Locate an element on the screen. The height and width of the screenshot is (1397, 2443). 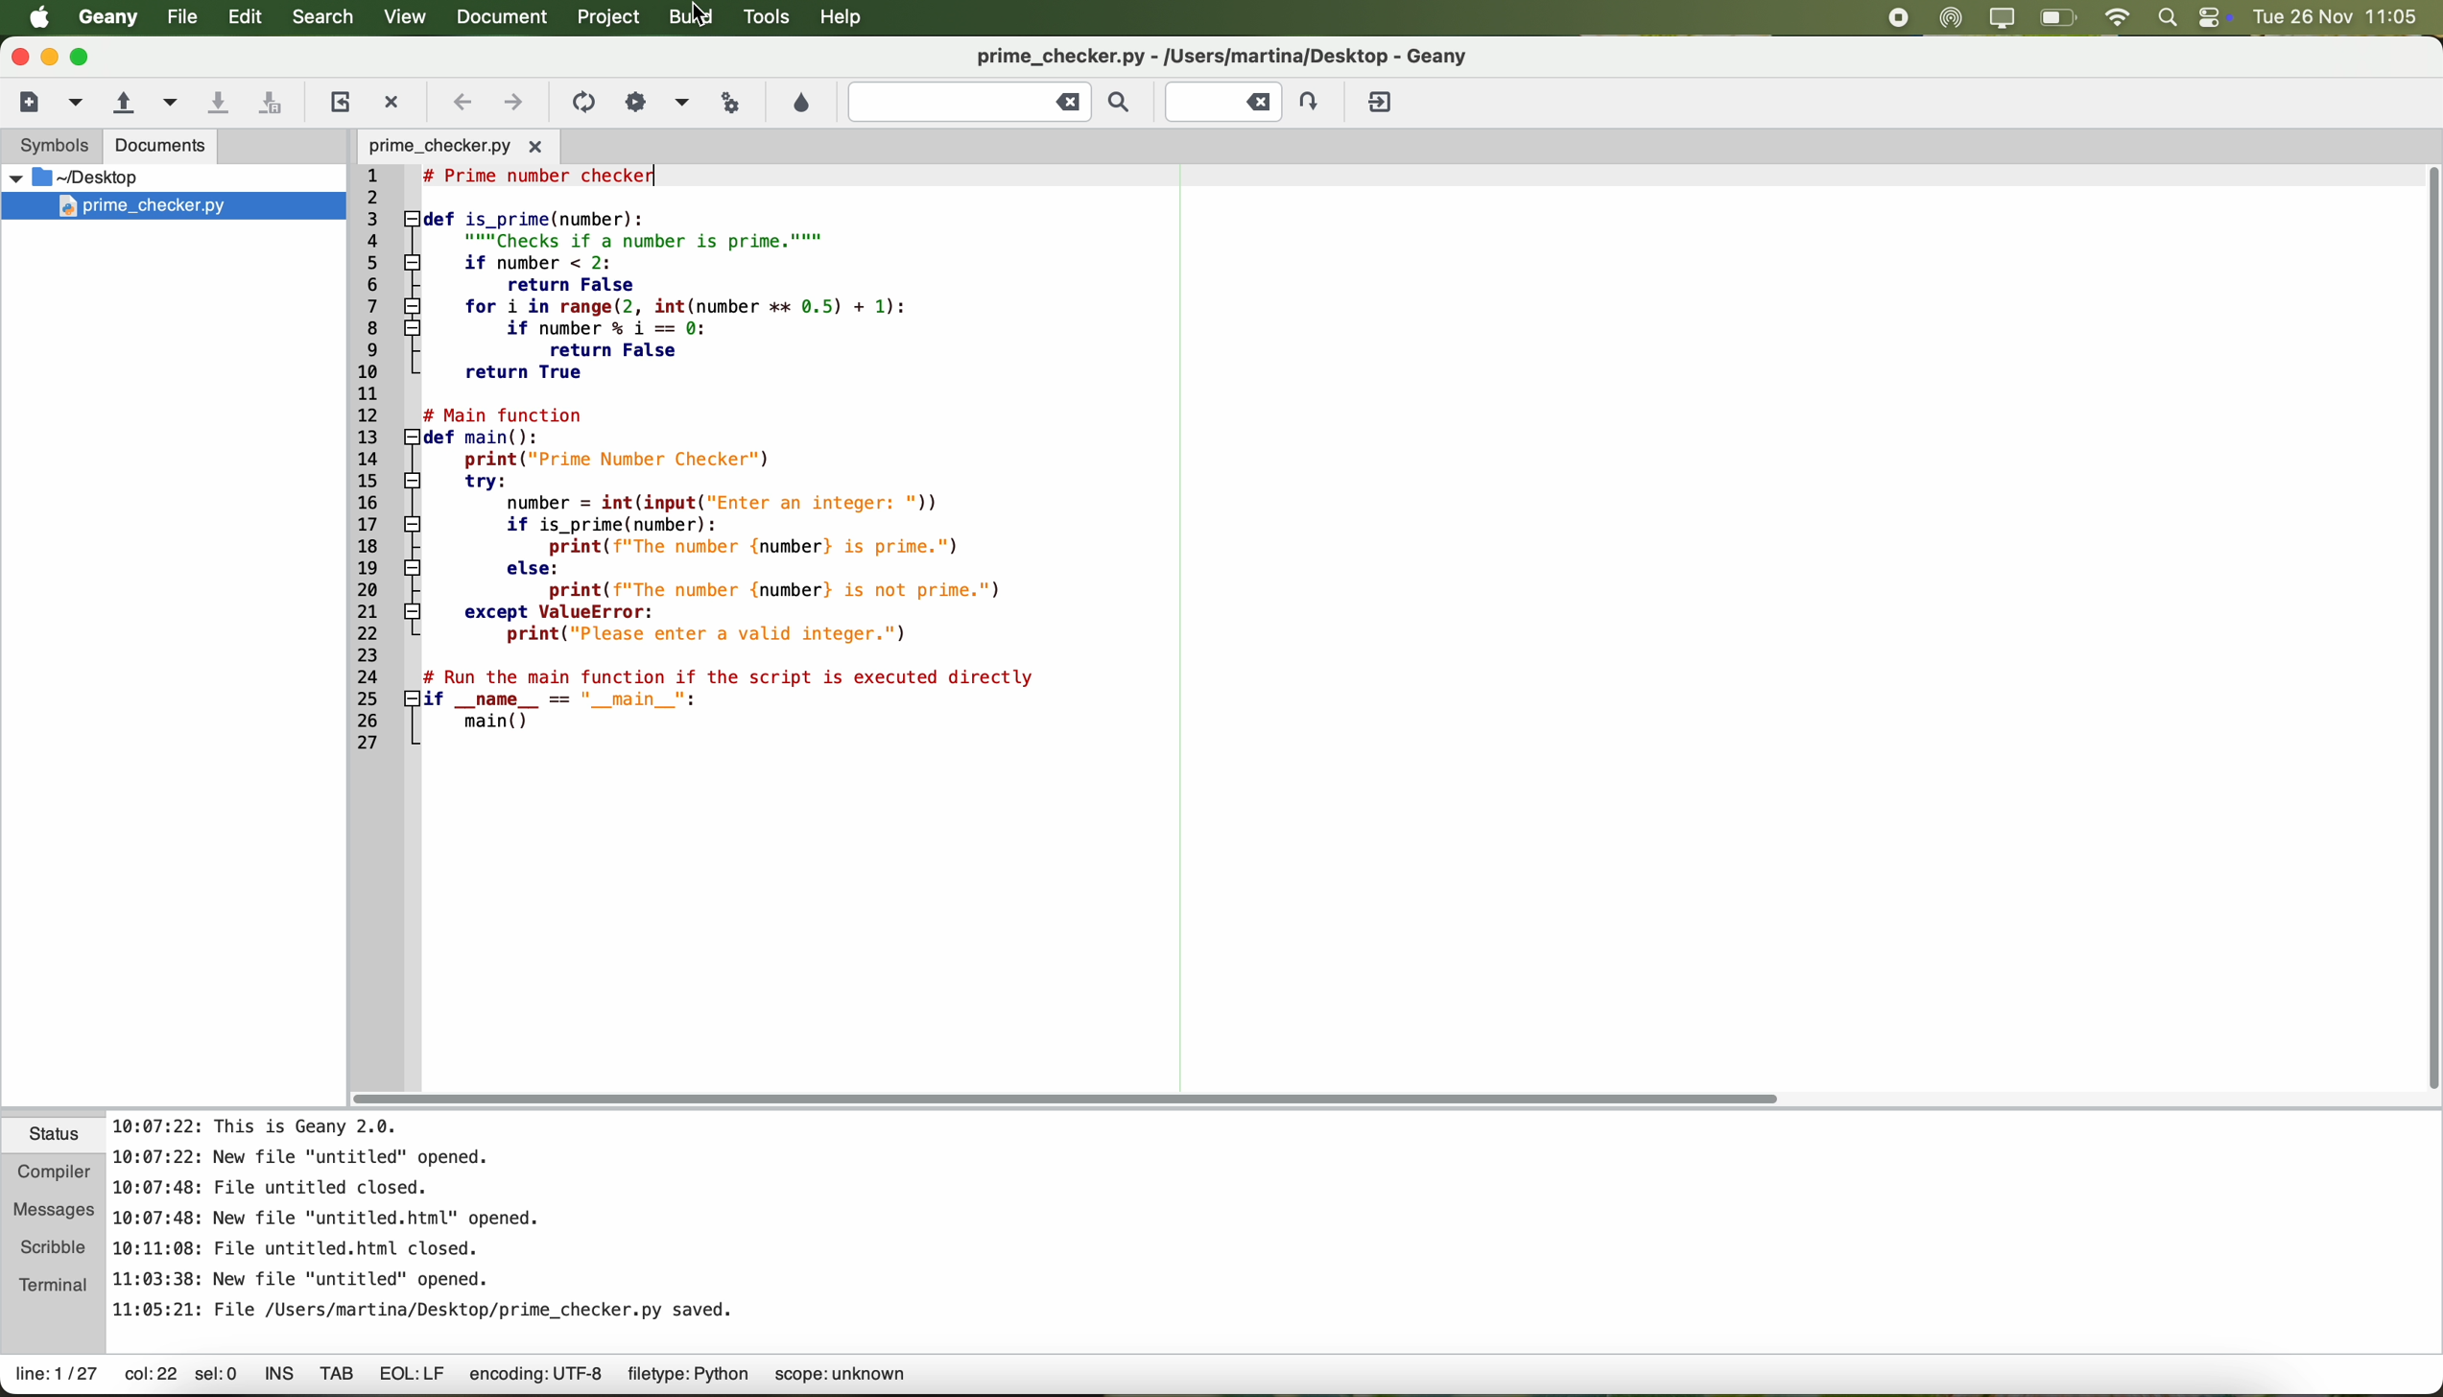
screen is located at coordinates (2002, 18).